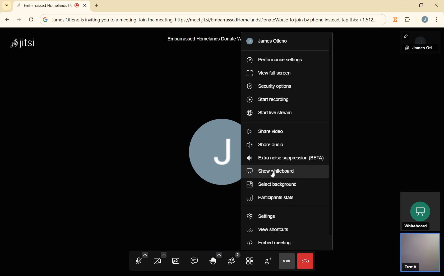  I want to click on invite people, so click(268, 262).